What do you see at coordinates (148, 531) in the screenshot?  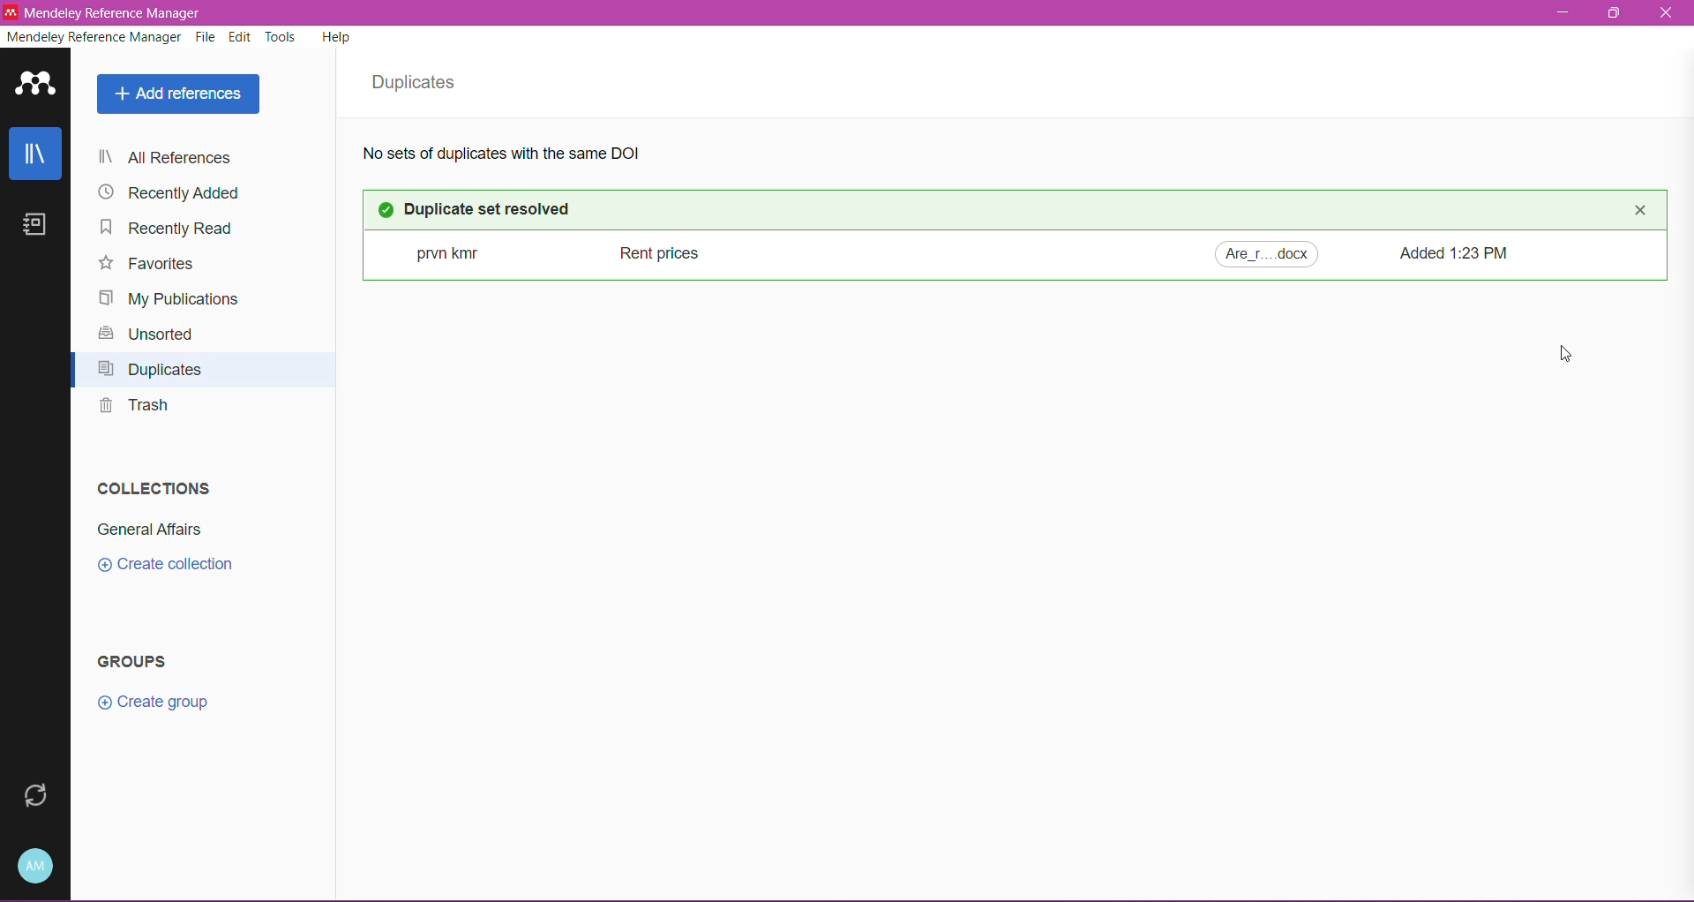 I see `Collection Name` at bounding box center [148, 531].